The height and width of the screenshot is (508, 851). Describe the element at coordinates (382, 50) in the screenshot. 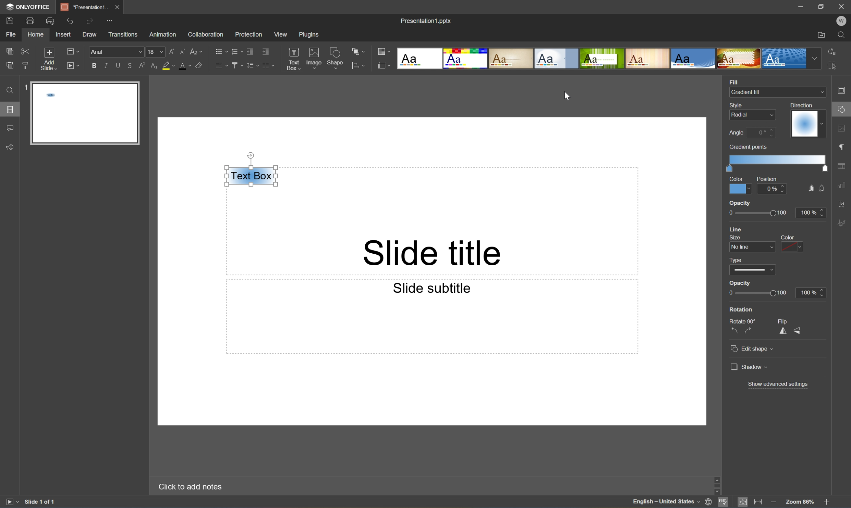

I see `Change color theme` at that location.